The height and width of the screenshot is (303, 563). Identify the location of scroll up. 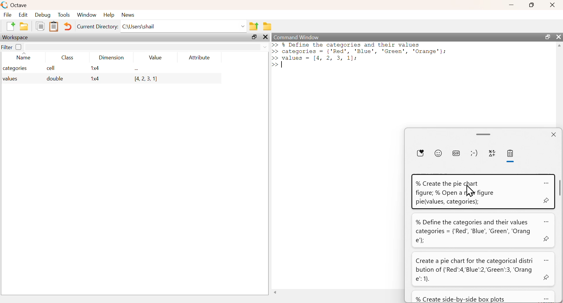
(559, 46).